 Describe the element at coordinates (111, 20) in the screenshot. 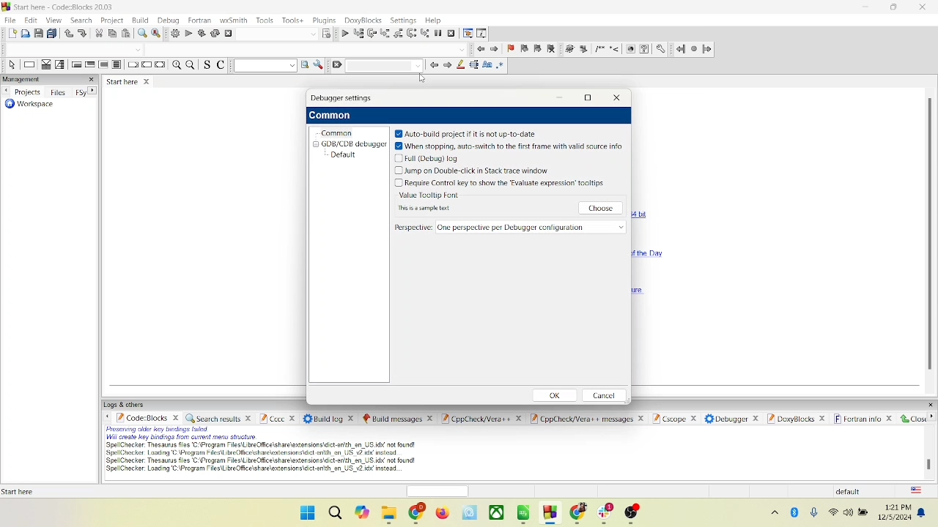

I see `project` at that location.